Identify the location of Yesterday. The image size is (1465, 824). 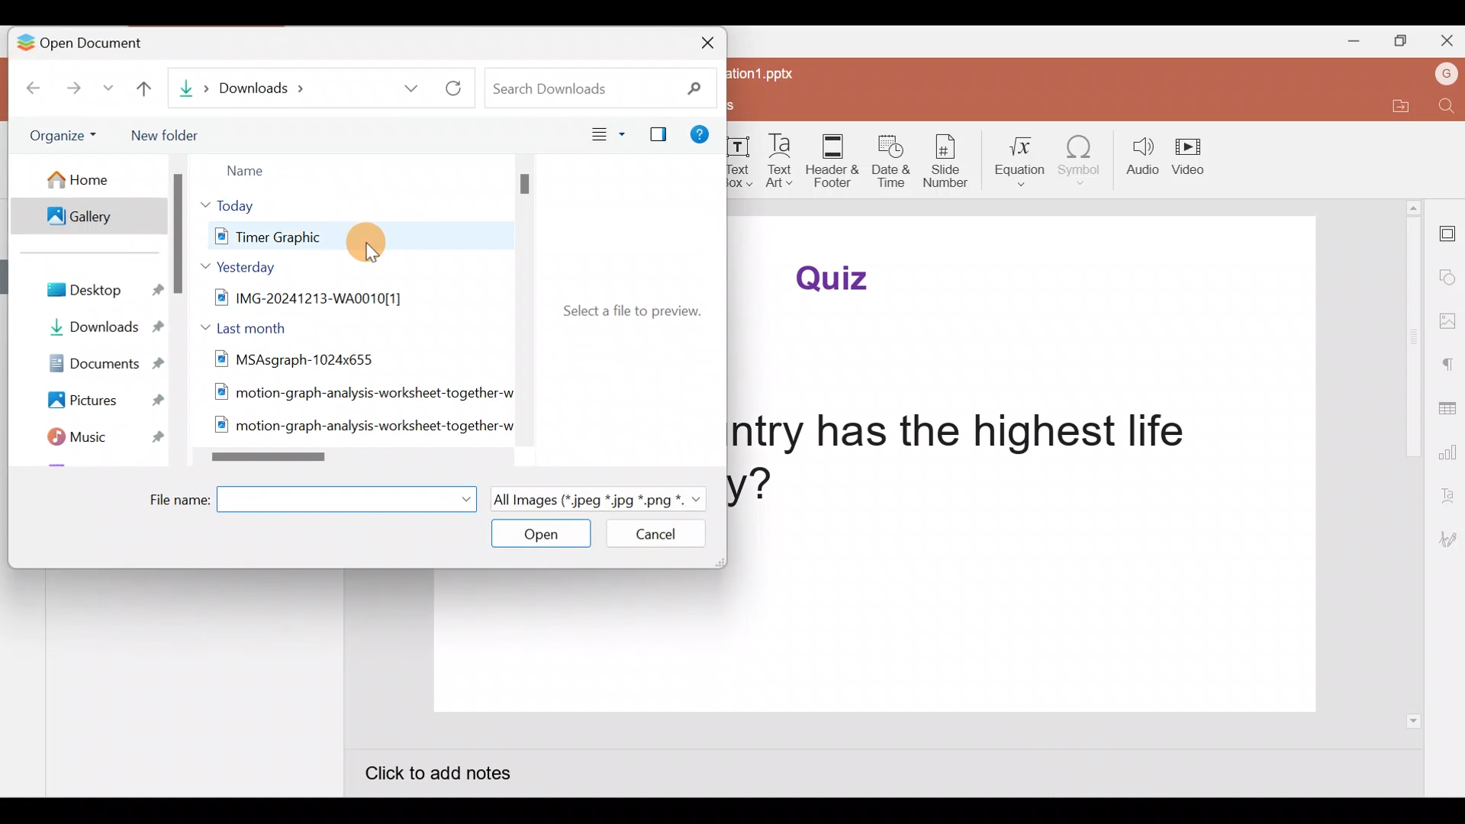
(241, 267).